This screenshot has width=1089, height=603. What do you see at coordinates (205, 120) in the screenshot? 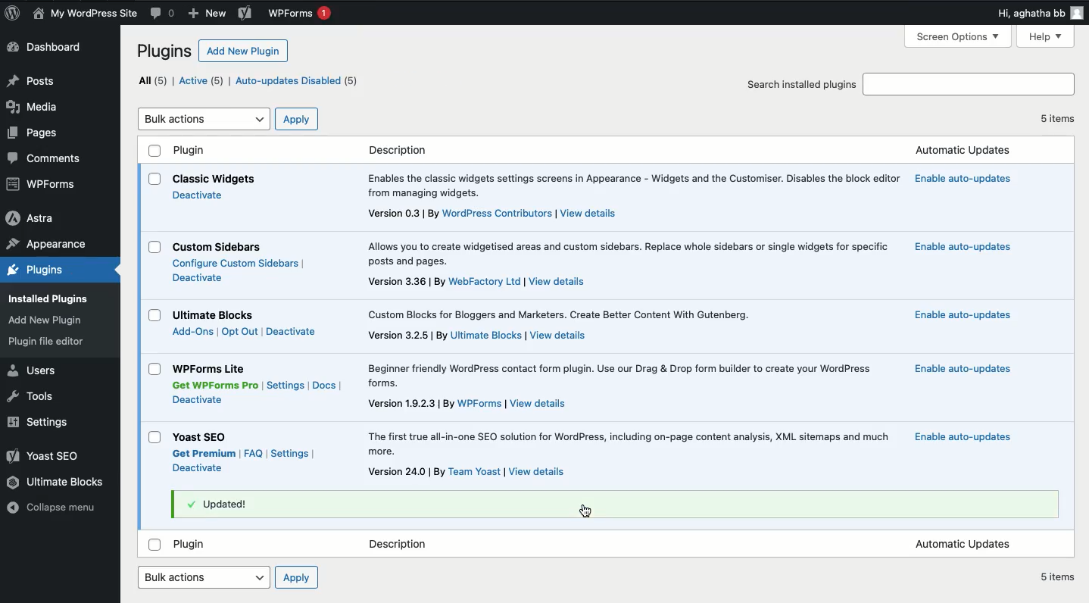
I see `Bulk actions` at bounding box center [205, 120].